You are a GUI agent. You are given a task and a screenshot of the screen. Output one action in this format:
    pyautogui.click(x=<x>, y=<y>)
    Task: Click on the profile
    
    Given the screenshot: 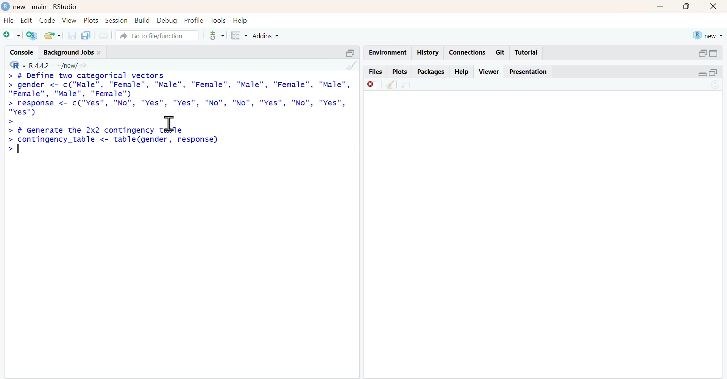 What is the action you would take?
    pyautogui.click(x=194, y=20)
    